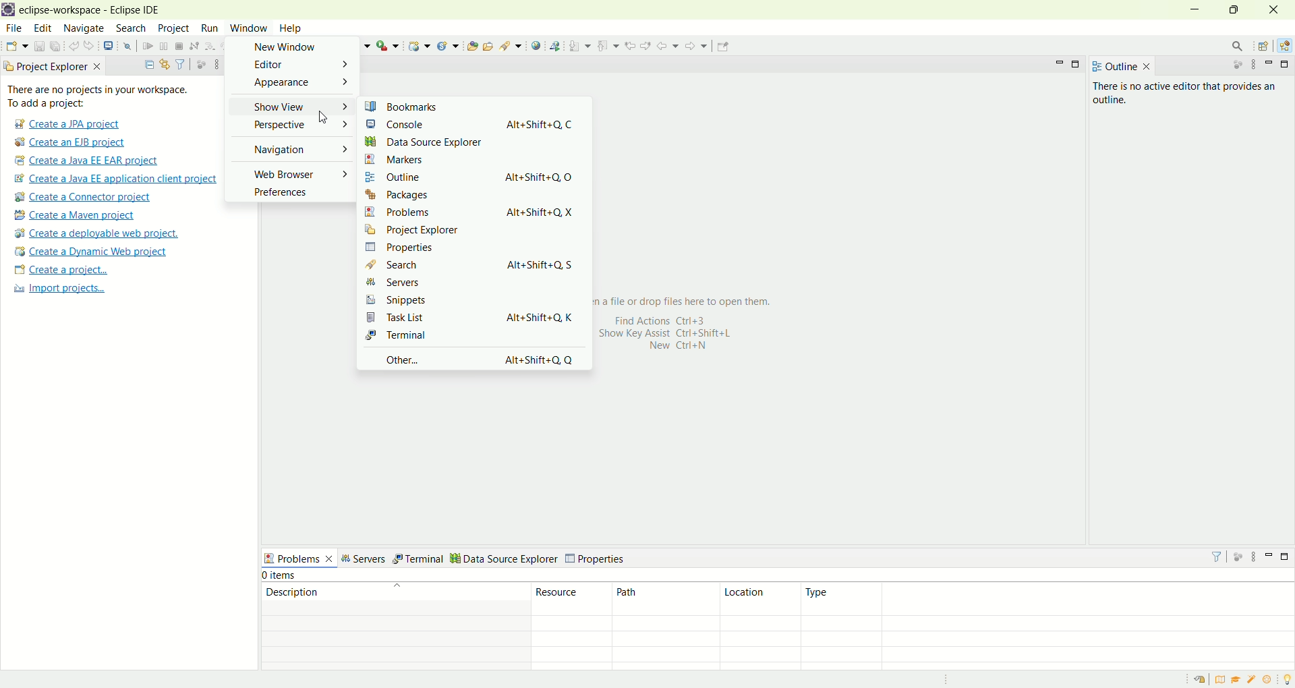 This screenshot has width=1295, height=688. What do you see at coordinates (542, 173) in the screenshot?
I see `Alt+Shift+Q O` at bounding box center [542, 173].